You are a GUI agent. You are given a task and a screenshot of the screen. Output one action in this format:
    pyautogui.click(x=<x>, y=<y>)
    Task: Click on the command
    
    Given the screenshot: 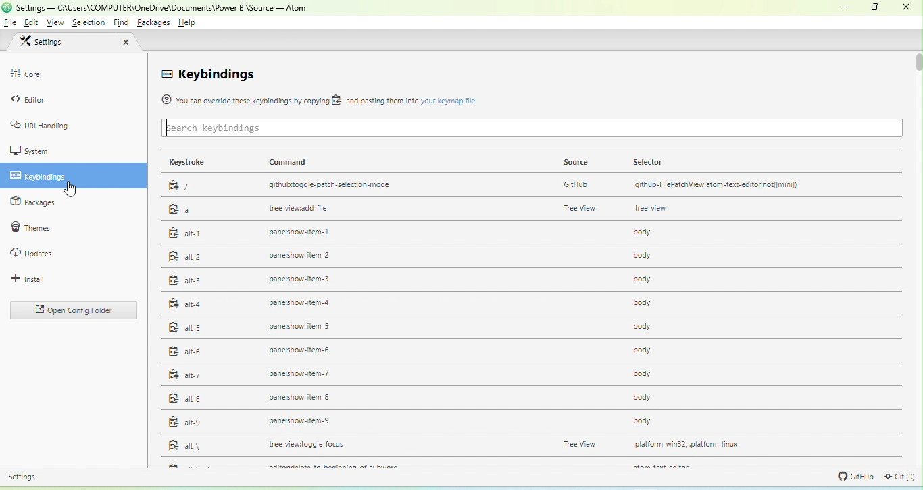 What is the action you would take?
    pyautogui.click(x=343, y=310)
    